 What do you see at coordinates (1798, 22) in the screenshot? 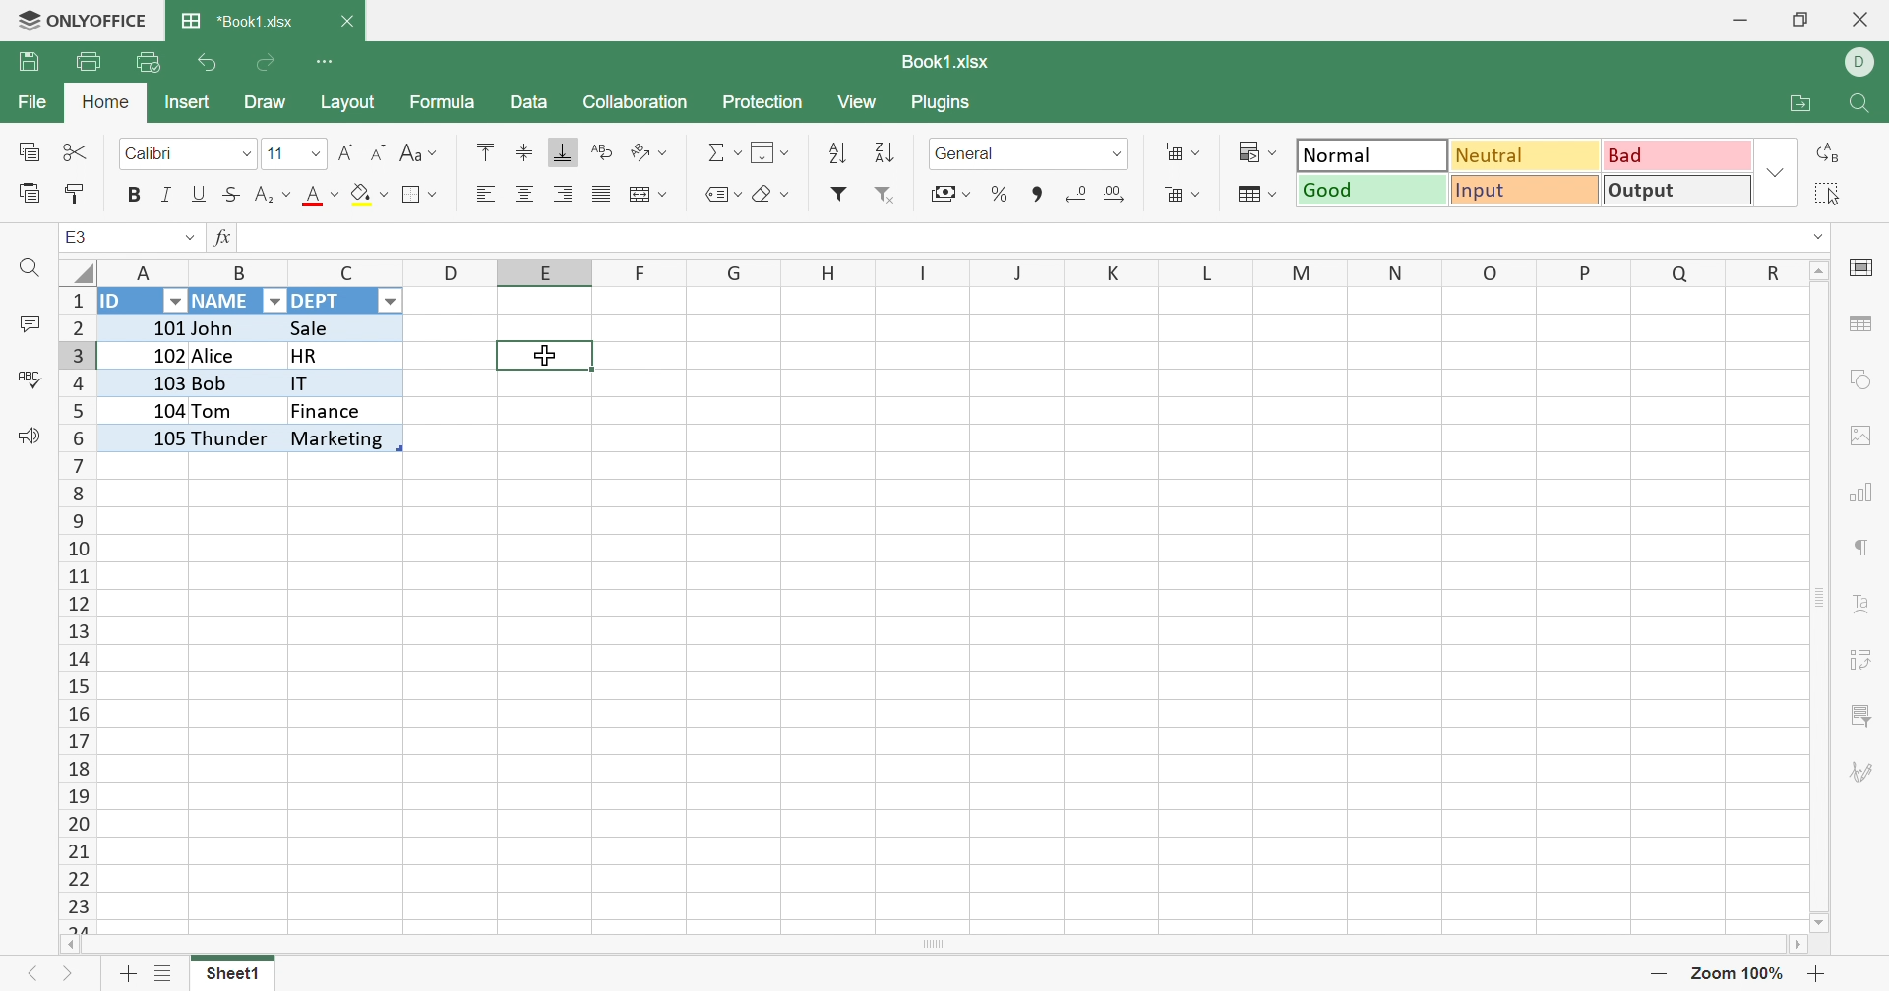
I see `Restore Down` at bounding box center [1798, 22].